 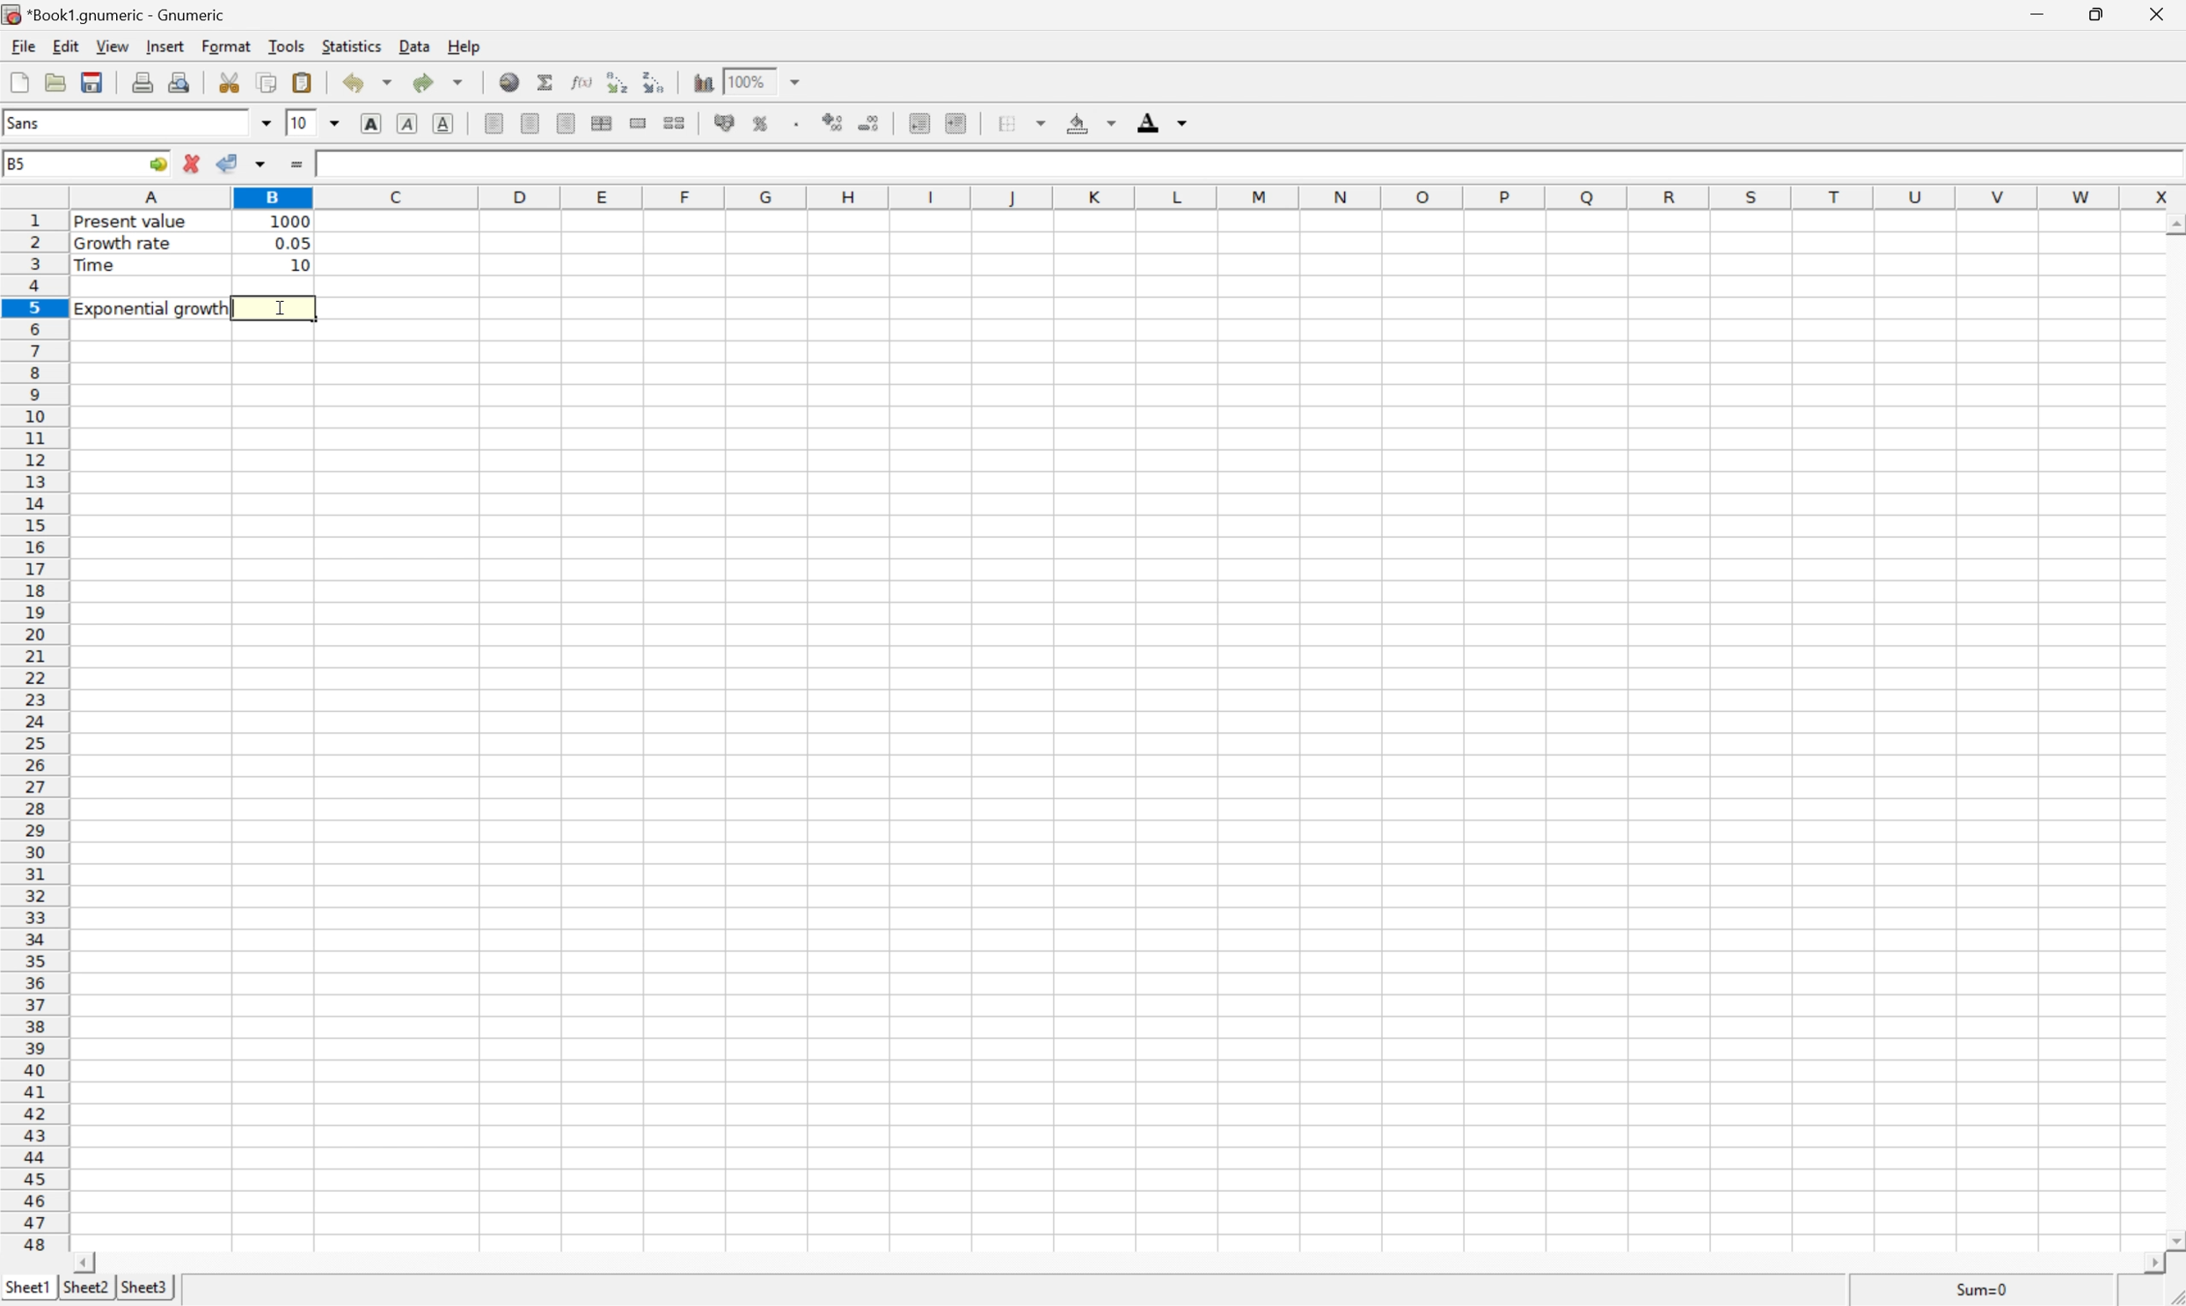 What do you see at coordinates (1128, 197) in the screenshot?
I see `Column names` at bounding box center [1128, 197].